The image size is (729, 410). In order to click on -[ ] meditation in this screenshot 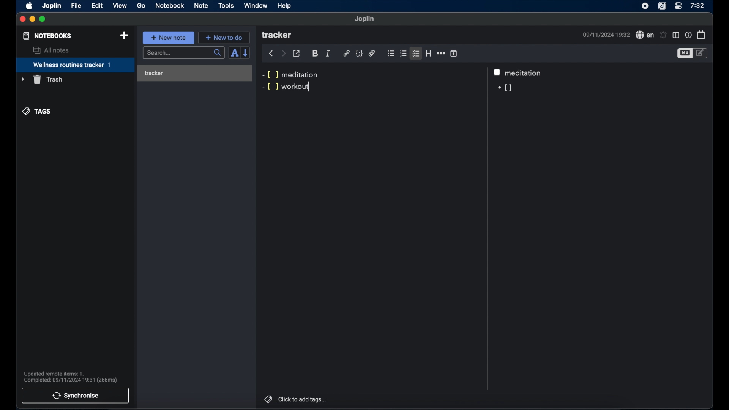, I will do `click(292, 74)`.